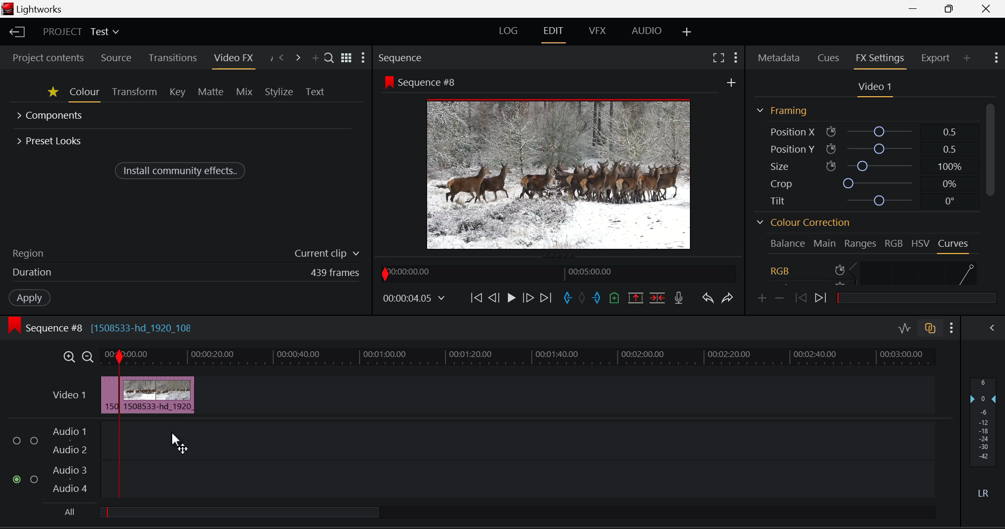 This screenshot has height=529, width=1005. What do you see at coordinates (708, 300) in the screenshot?
I see `Undo` at bounding box center [708, 300].